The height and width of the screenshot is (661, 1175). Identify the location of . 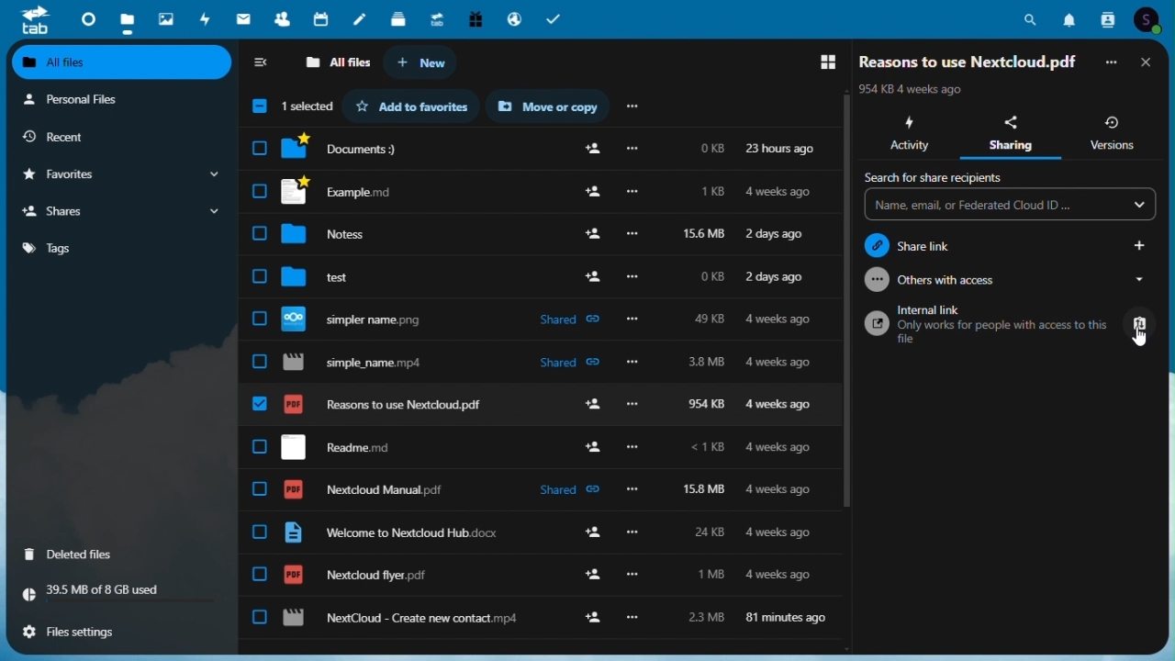
(632, 363).